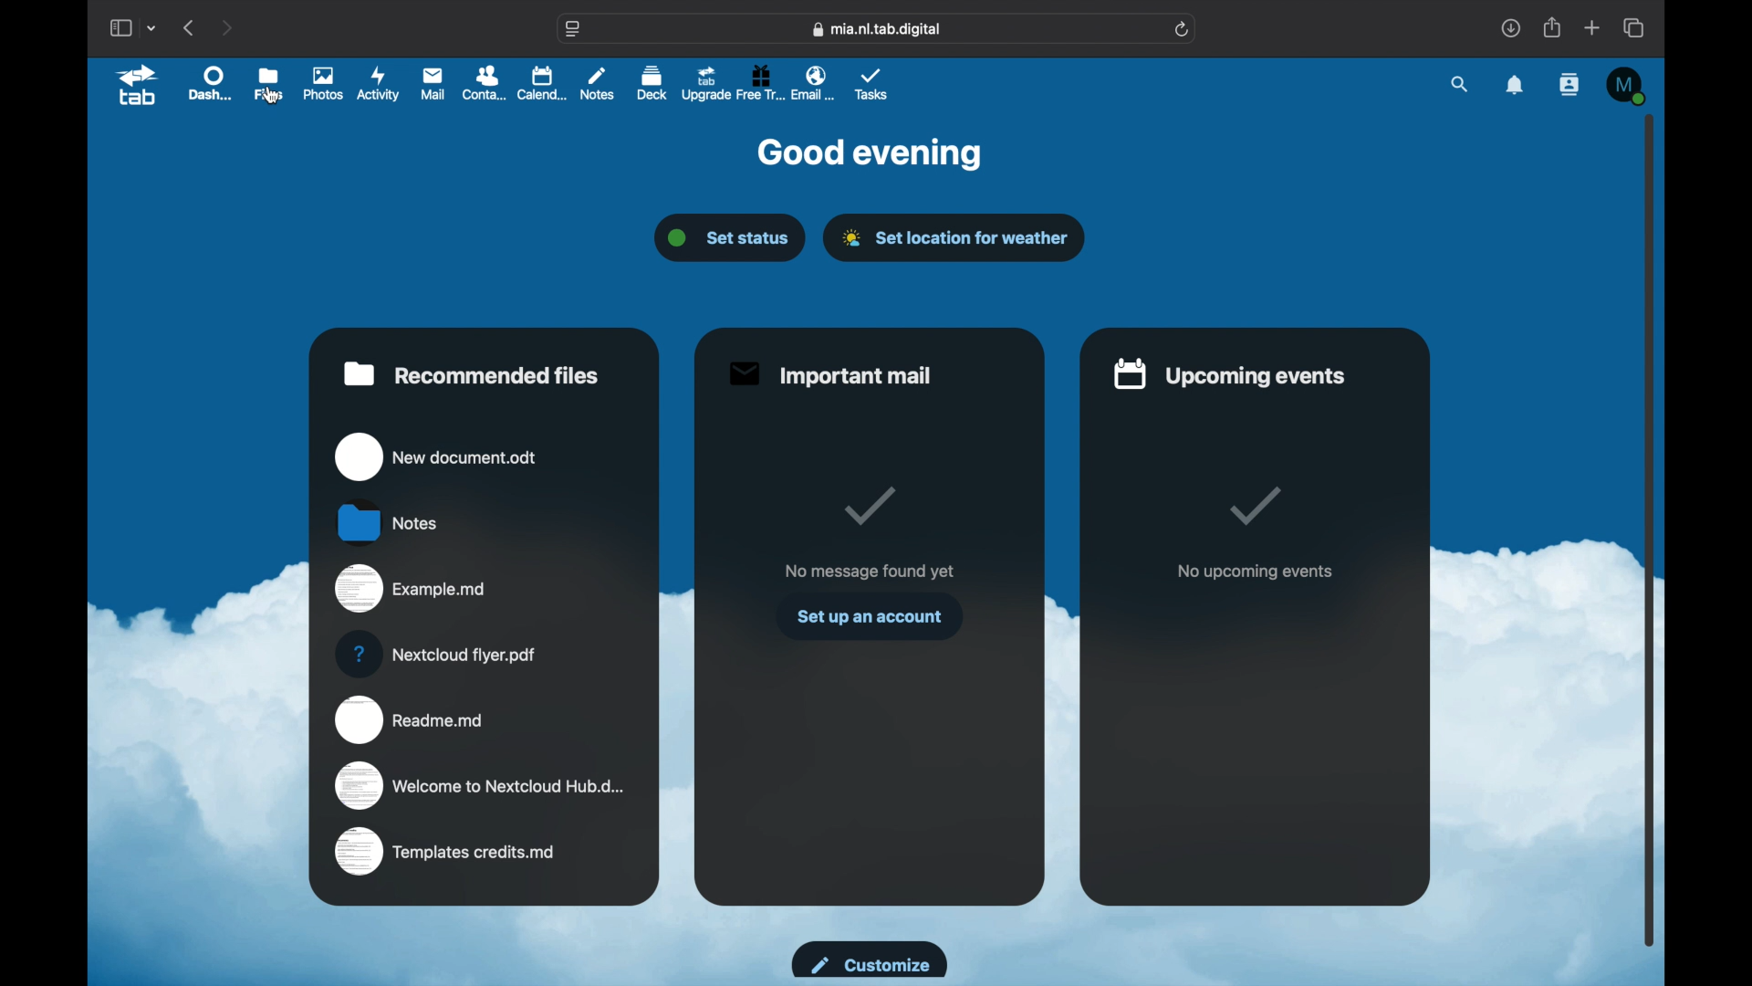 This screenshot has width=1752, height=986. Describe the element at coordinates (1254, 505) in the screenshot. I see `tick mark` at that location.